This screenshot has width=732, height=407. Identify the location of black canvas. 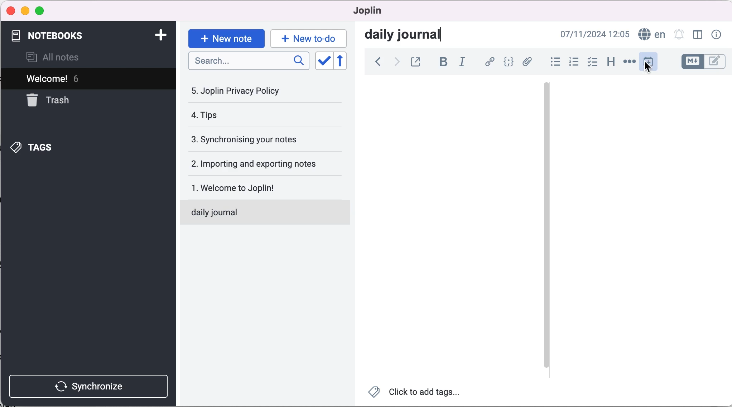
(452, 224).